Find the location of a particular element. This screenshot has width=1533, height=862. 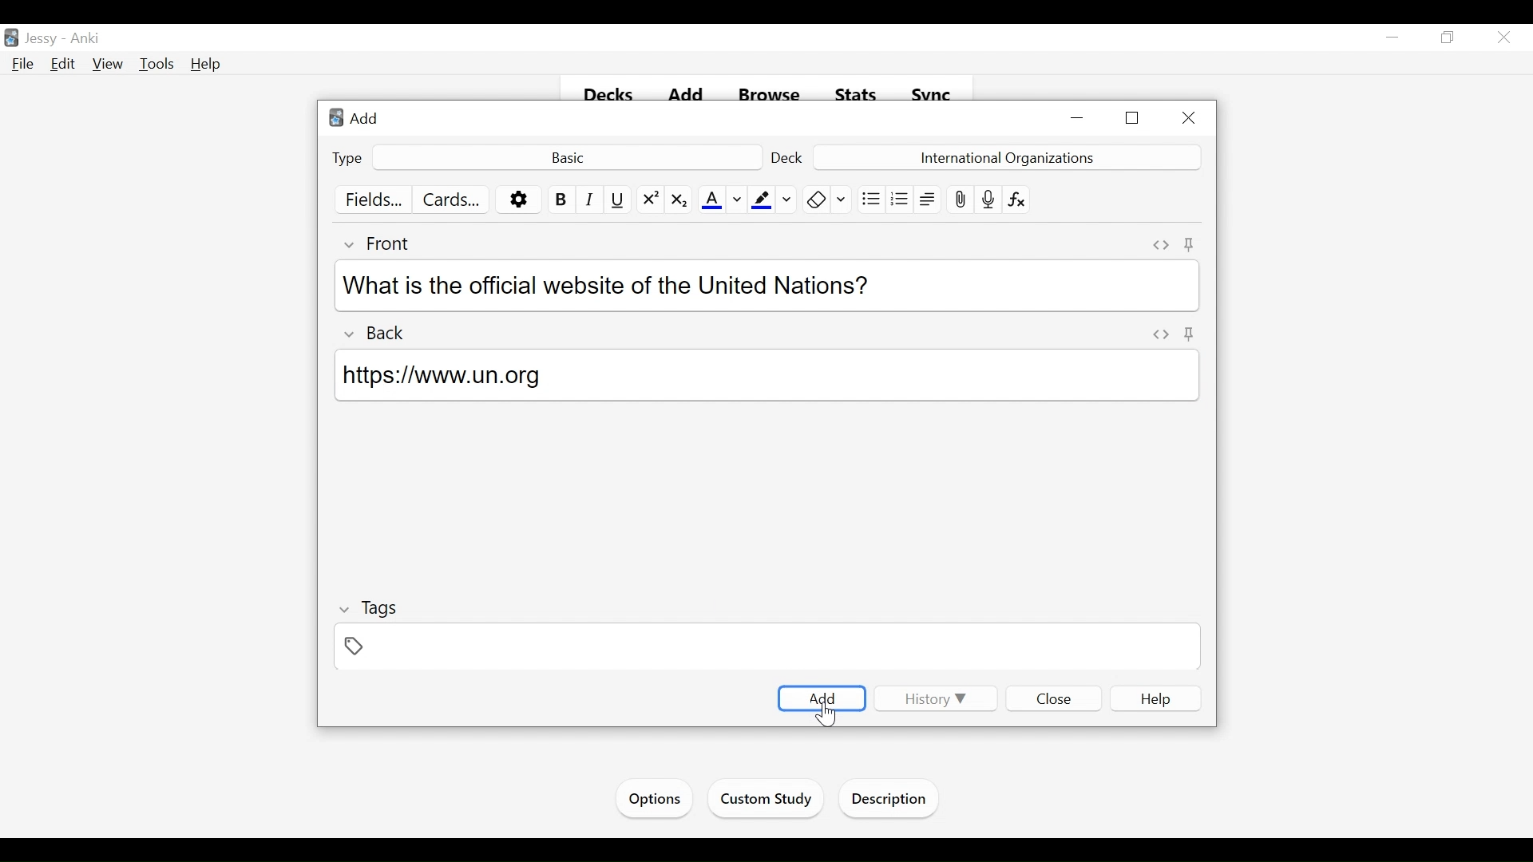

Toggle HTML is located at coordinates (1160, 244).